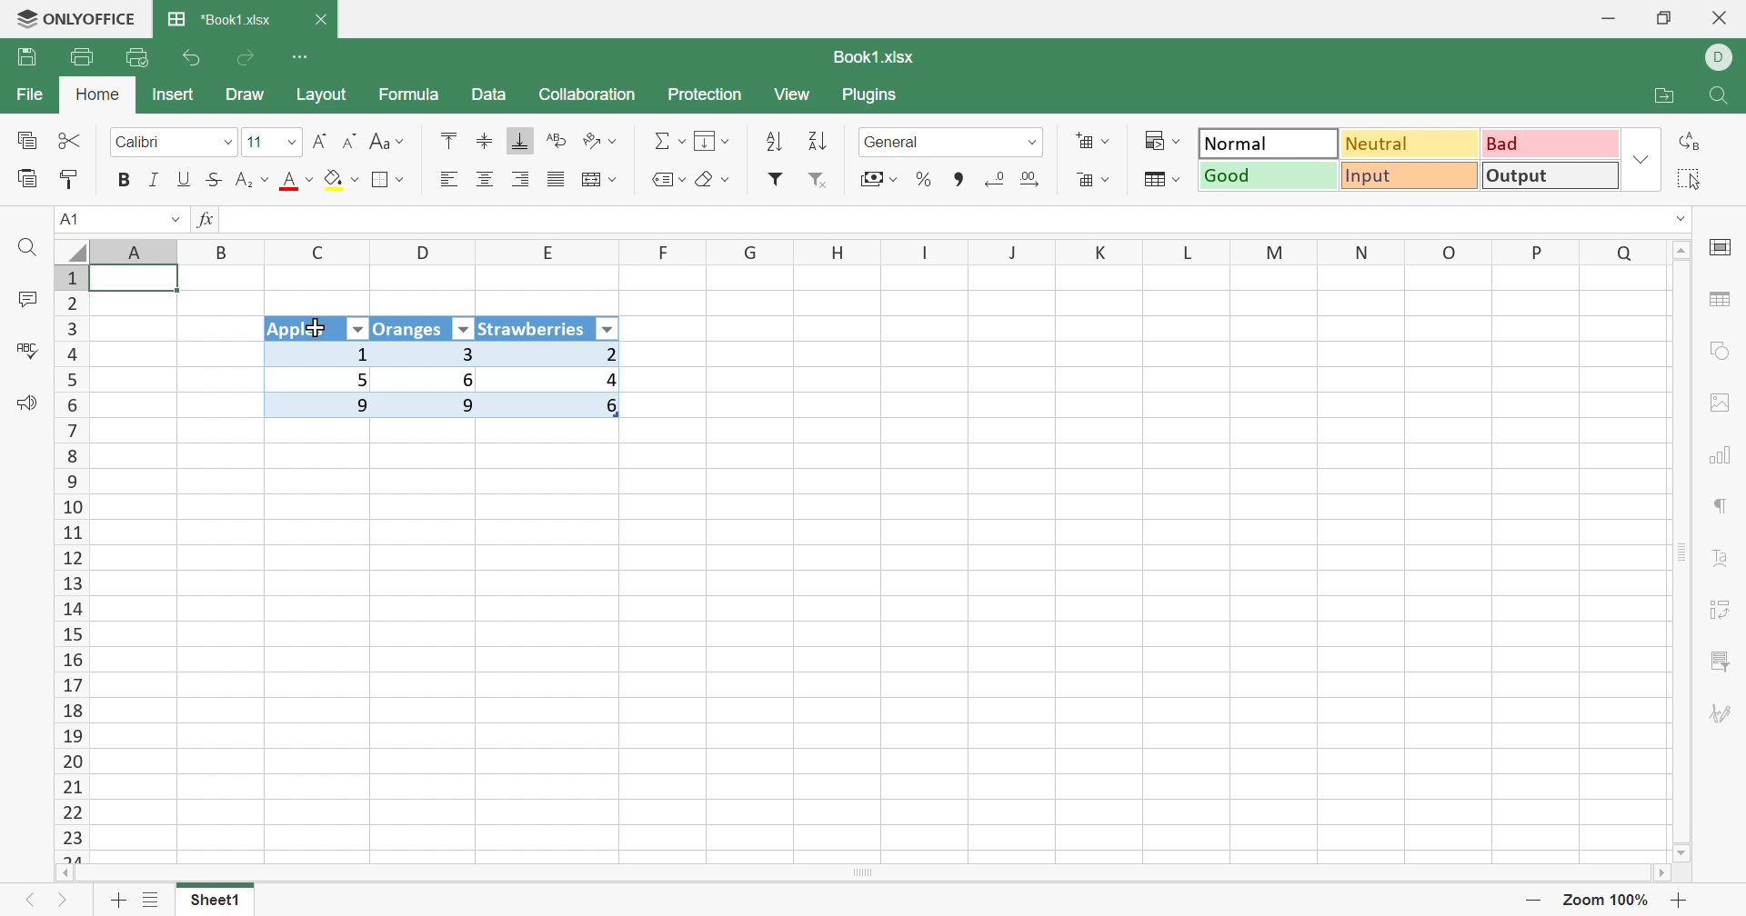  Describe the element at coordinates (1547, 144) in the screenshot. I see `Bad` at that location.